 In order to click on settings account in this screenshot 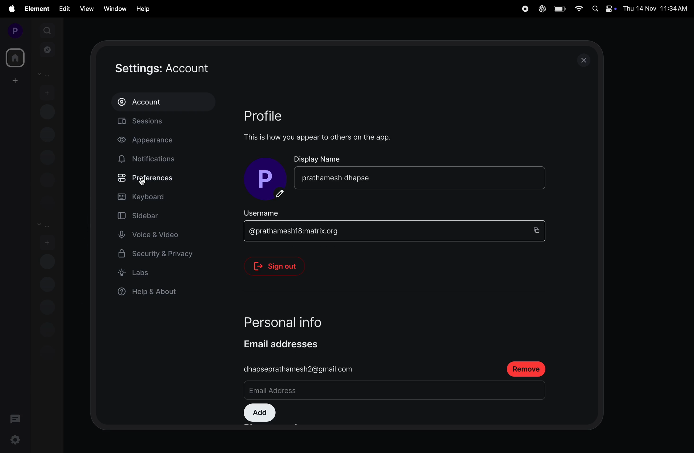, I will do `click(174, 67)`.